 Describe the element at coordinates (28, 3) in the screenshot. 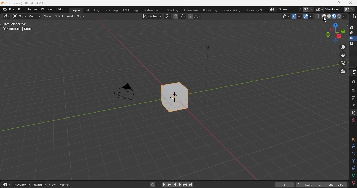

I see `*(unsaved) - Blender 4.23 LTS` at that location.